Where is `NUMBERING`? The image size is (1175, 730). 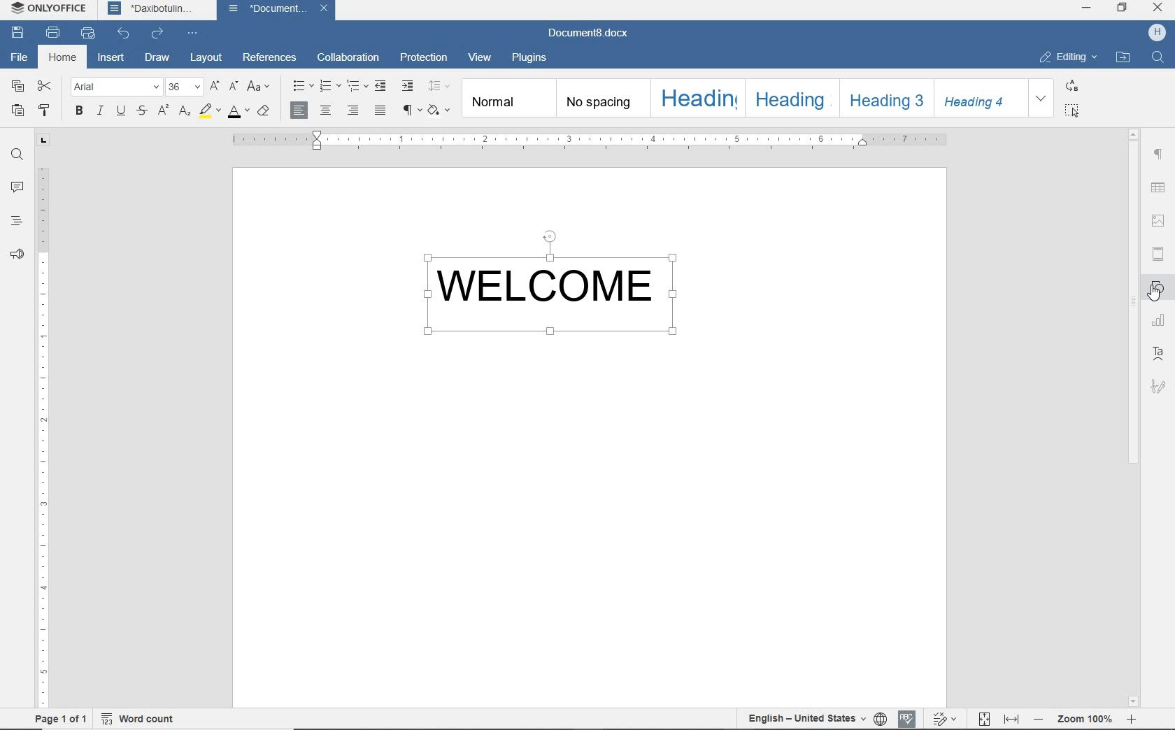 NUMBERING is located at coordinates (329, 86).